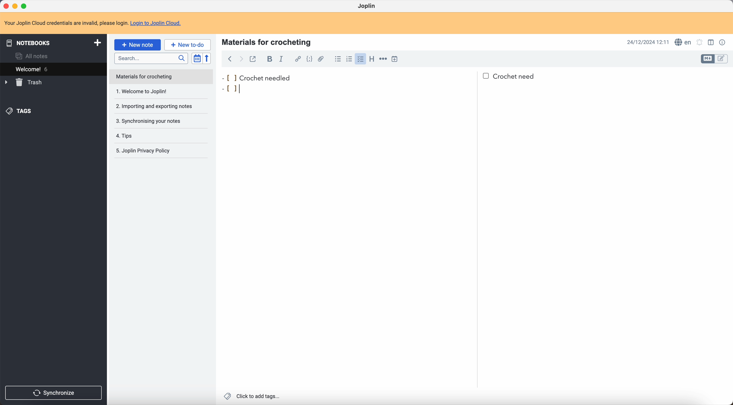  What do you see at coordinates (240, 60) in the screenshot?
I see `foward` at bounding box center [240, 60].